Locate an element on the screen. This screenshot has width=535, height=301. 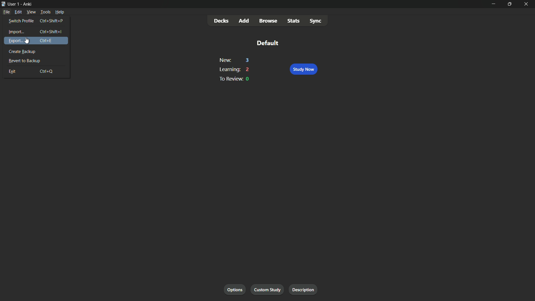
keyboard shortcut is located at coordinates (46, 41).